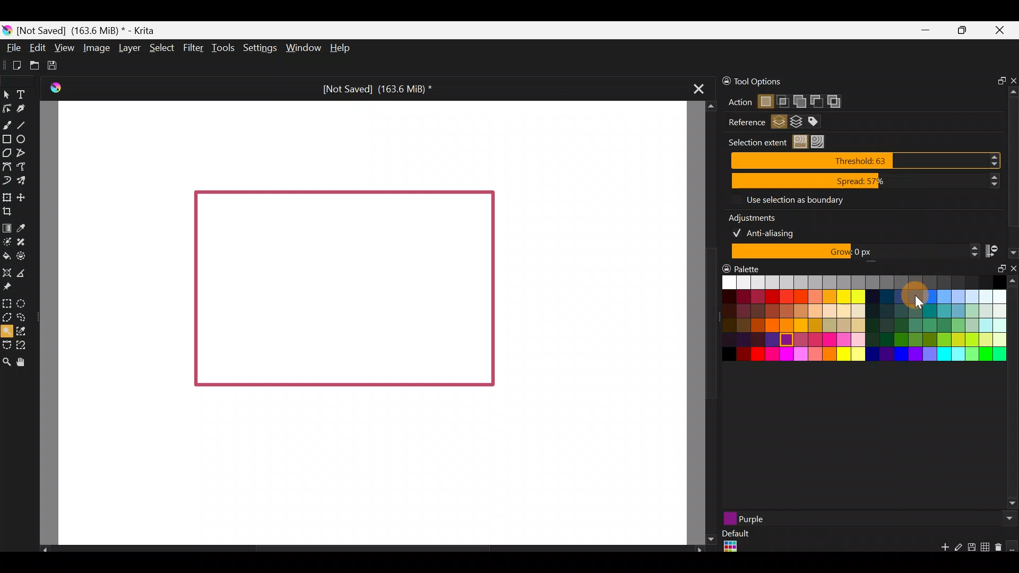 The image size is (1019, 573). I want to click on Edit, so click(37, 48).